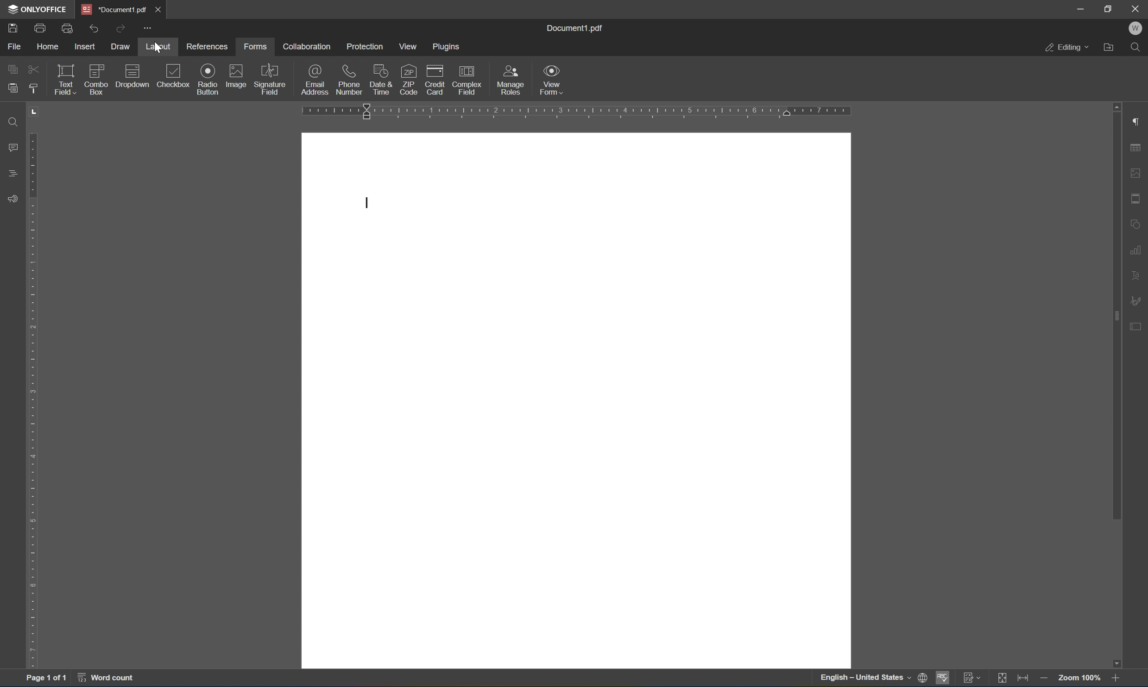 The image size is (1148, 687). Describe the element at coordinates (435, 79) in the screenshot. I see `credit chat` at that location.